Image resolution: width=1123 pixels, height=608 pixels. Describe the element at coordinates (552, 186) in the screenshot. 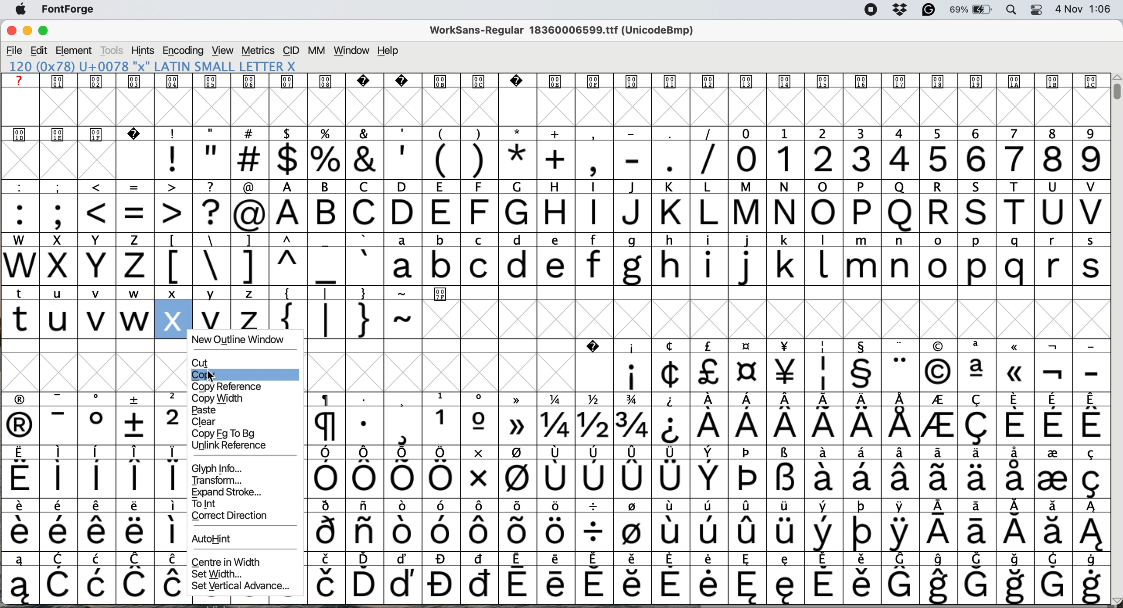

I see `special characters and text` at that location.